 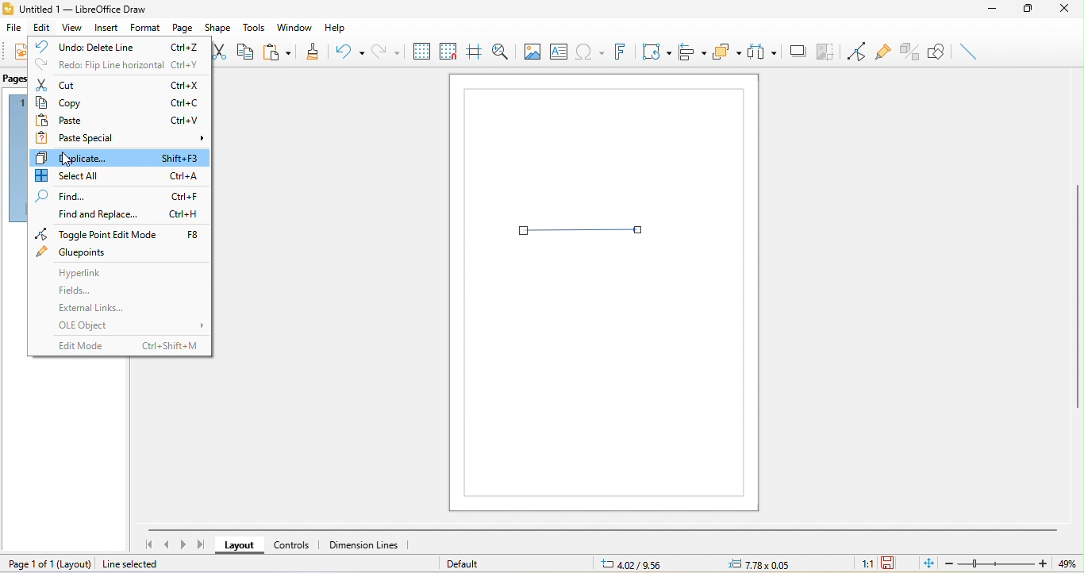 What do you see at coordinates (1007, 563) in the screenshot?
I see `zoom` at bounding box center [1007, 563].